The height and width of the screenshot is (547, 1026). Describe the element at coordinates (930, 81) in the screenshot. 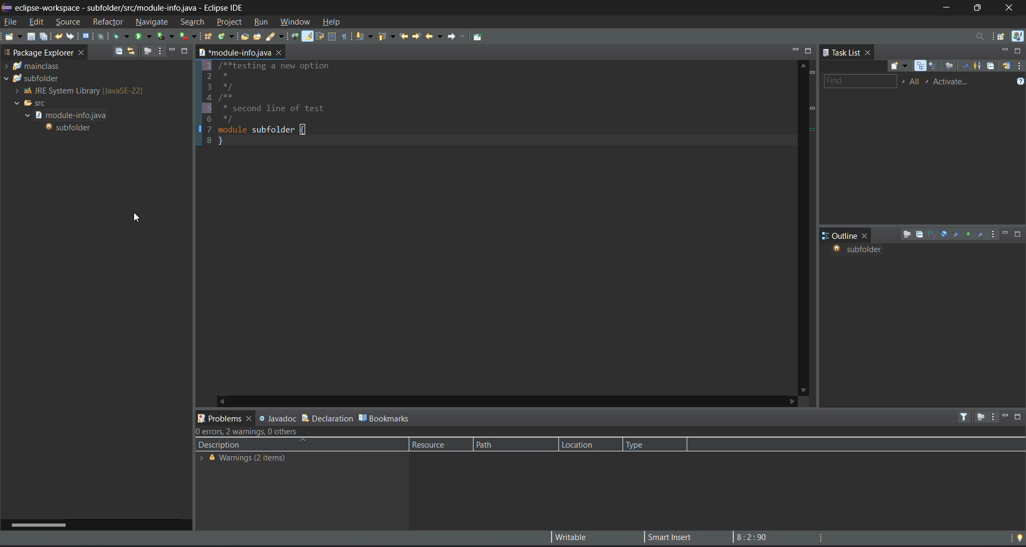

I see `select active task` at that location.